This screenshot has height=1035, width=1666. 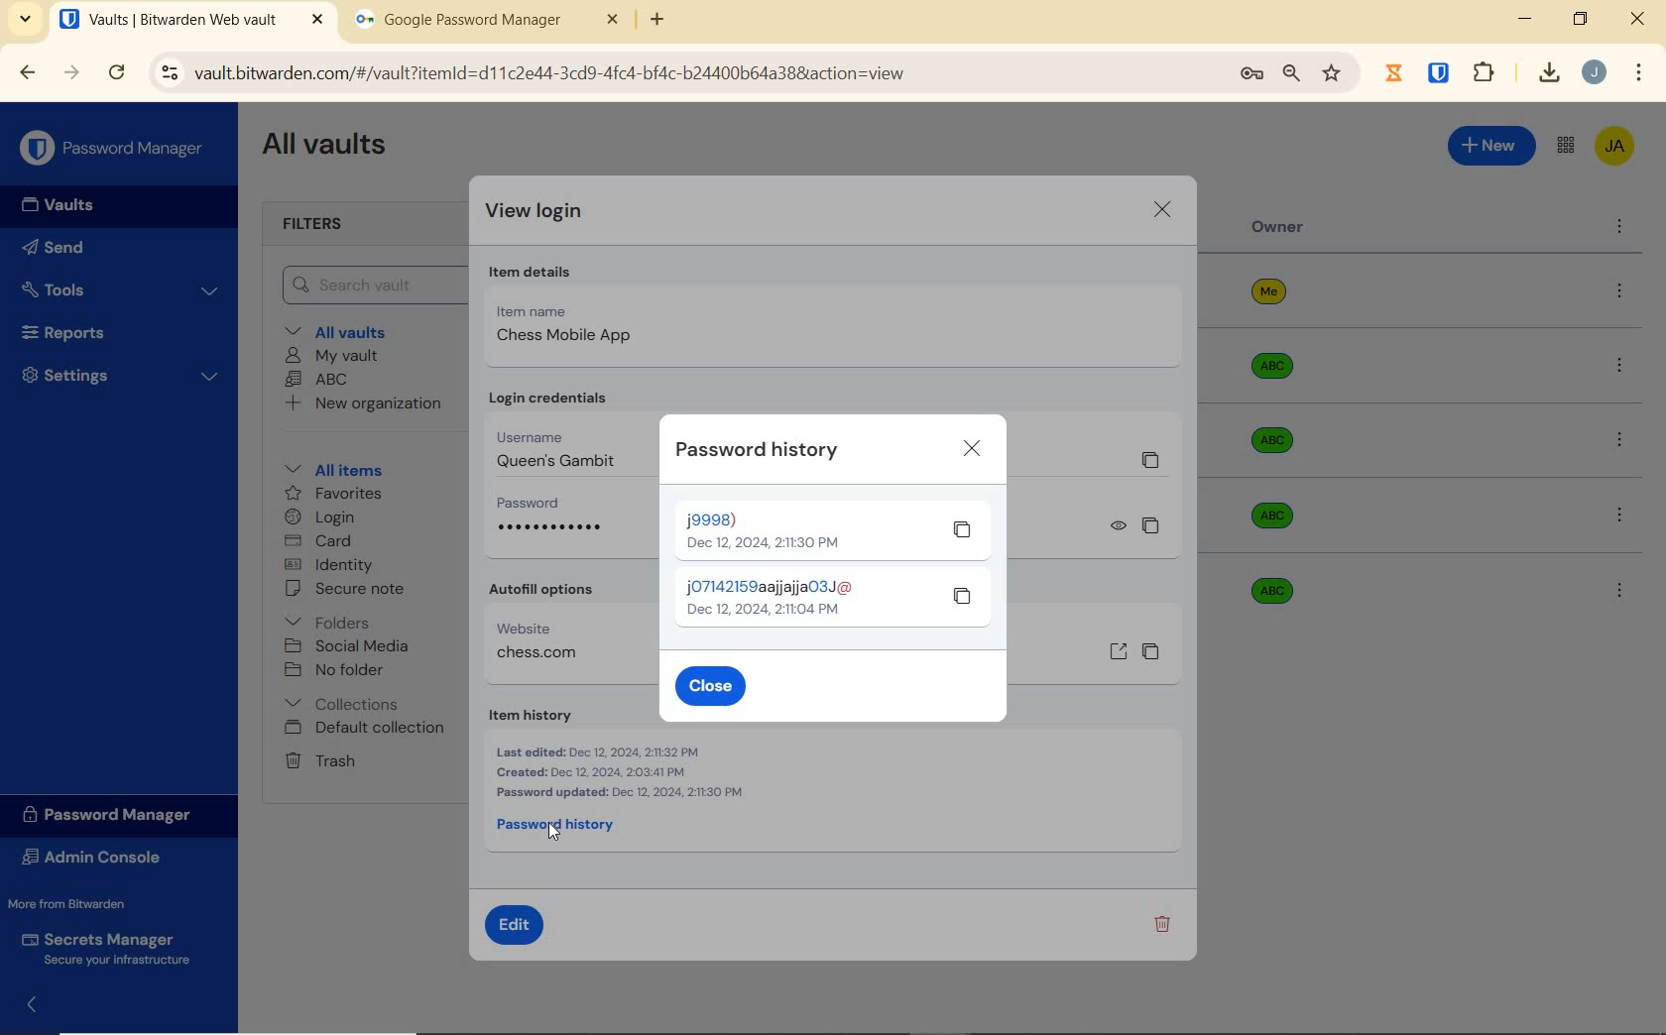 I want to click on login, so click(x=324, y=517).